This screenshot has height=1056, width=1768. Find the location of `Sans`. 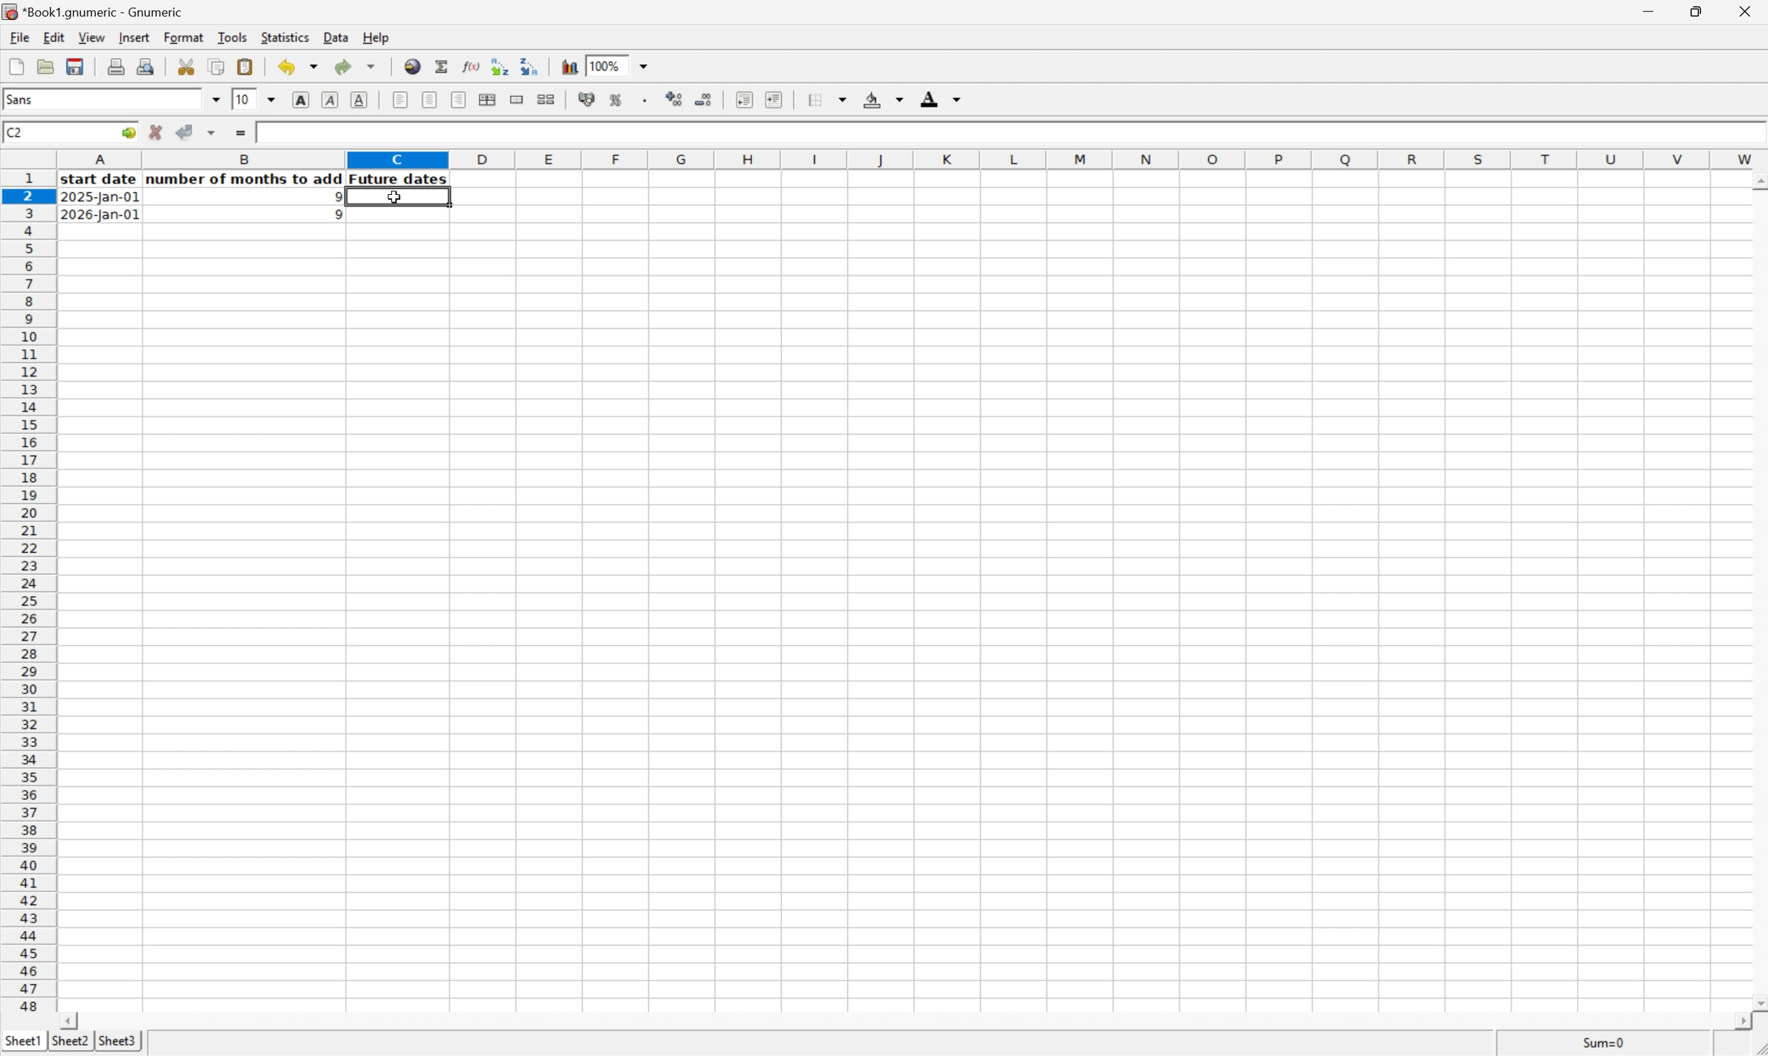

Sans is located at coordinates (28, 99).